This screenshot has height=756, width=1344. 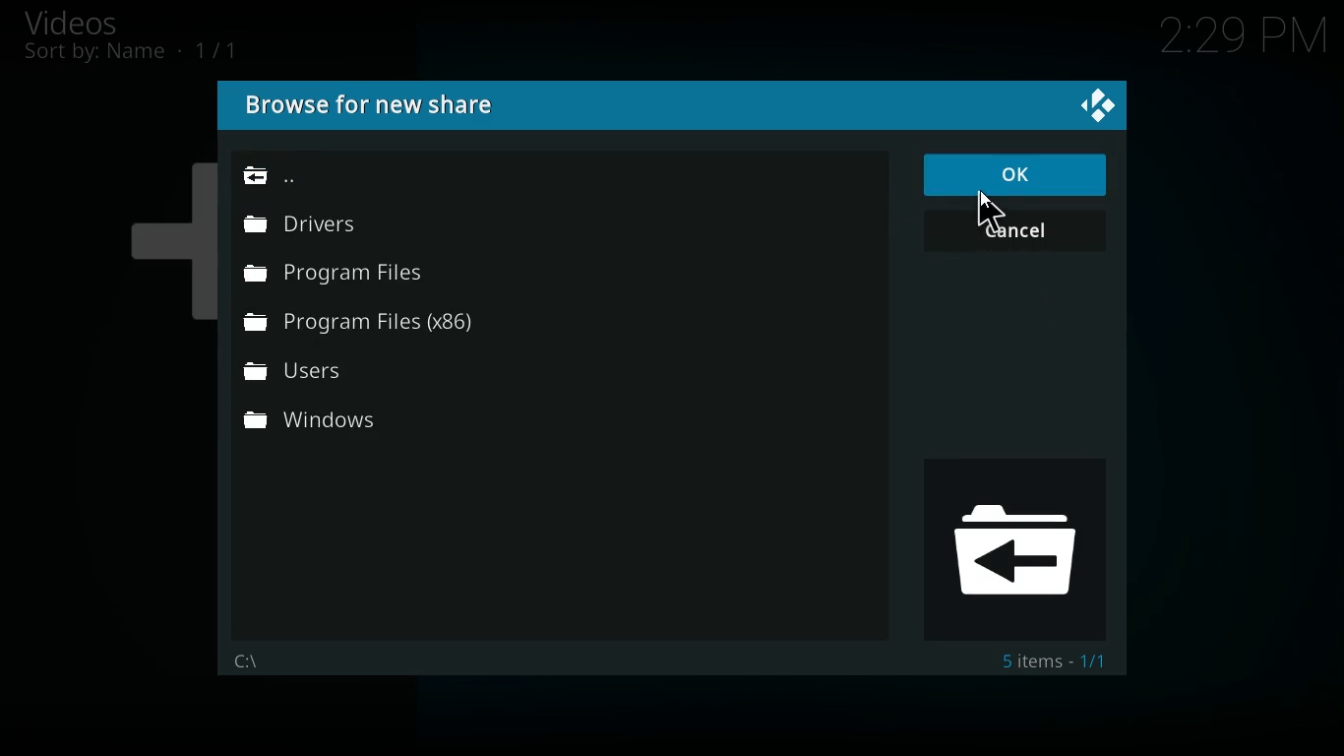 I want to click on 2:29 PM, so click(x=1244, y=40).